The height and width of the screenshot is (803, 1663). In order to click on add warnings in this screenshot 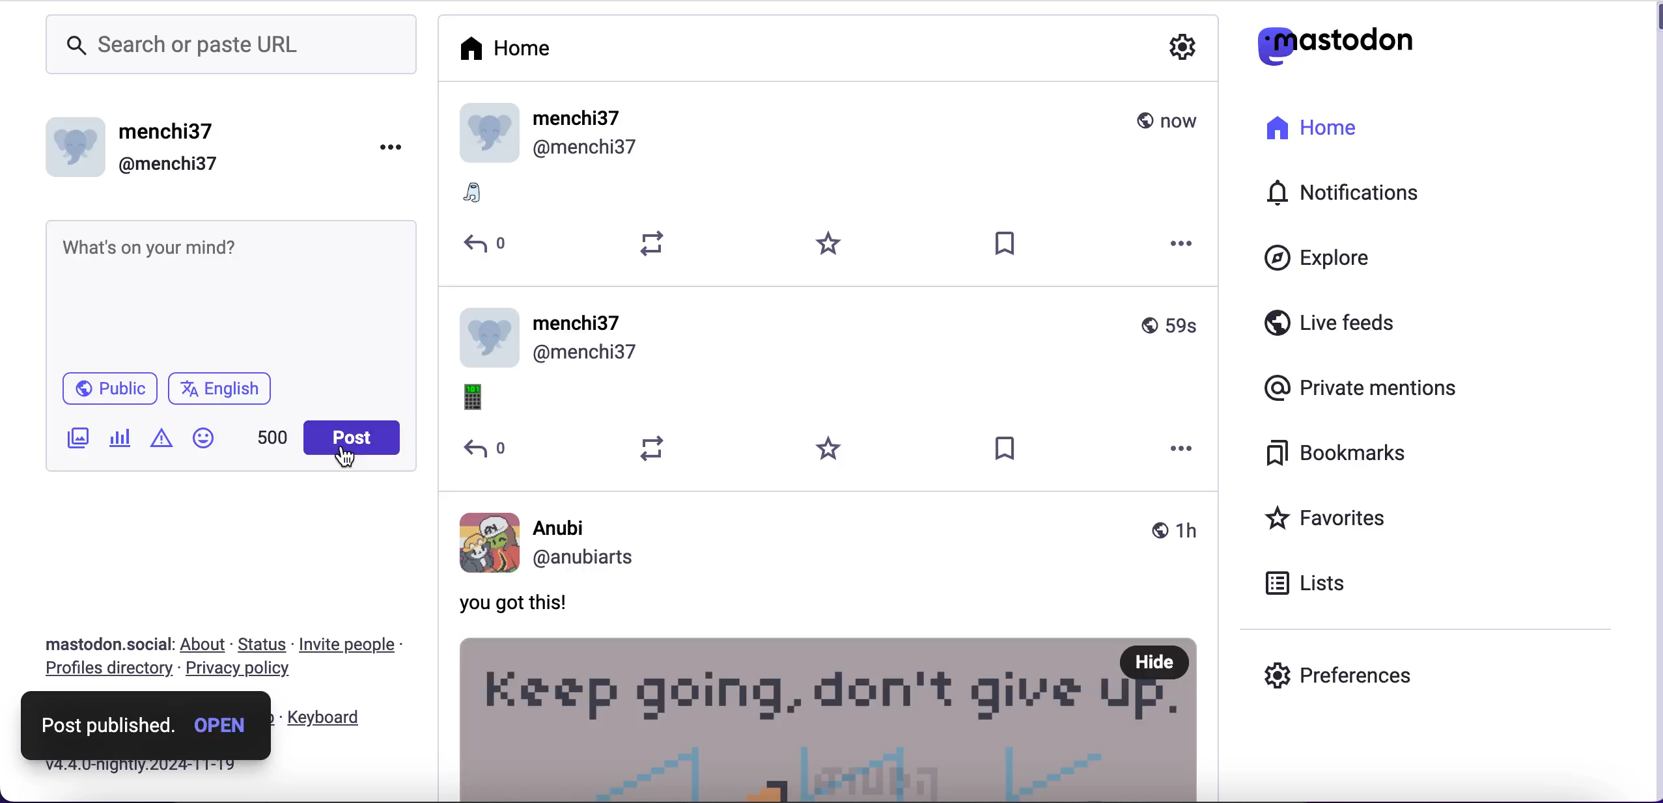, I will do `click(162, 438)`.